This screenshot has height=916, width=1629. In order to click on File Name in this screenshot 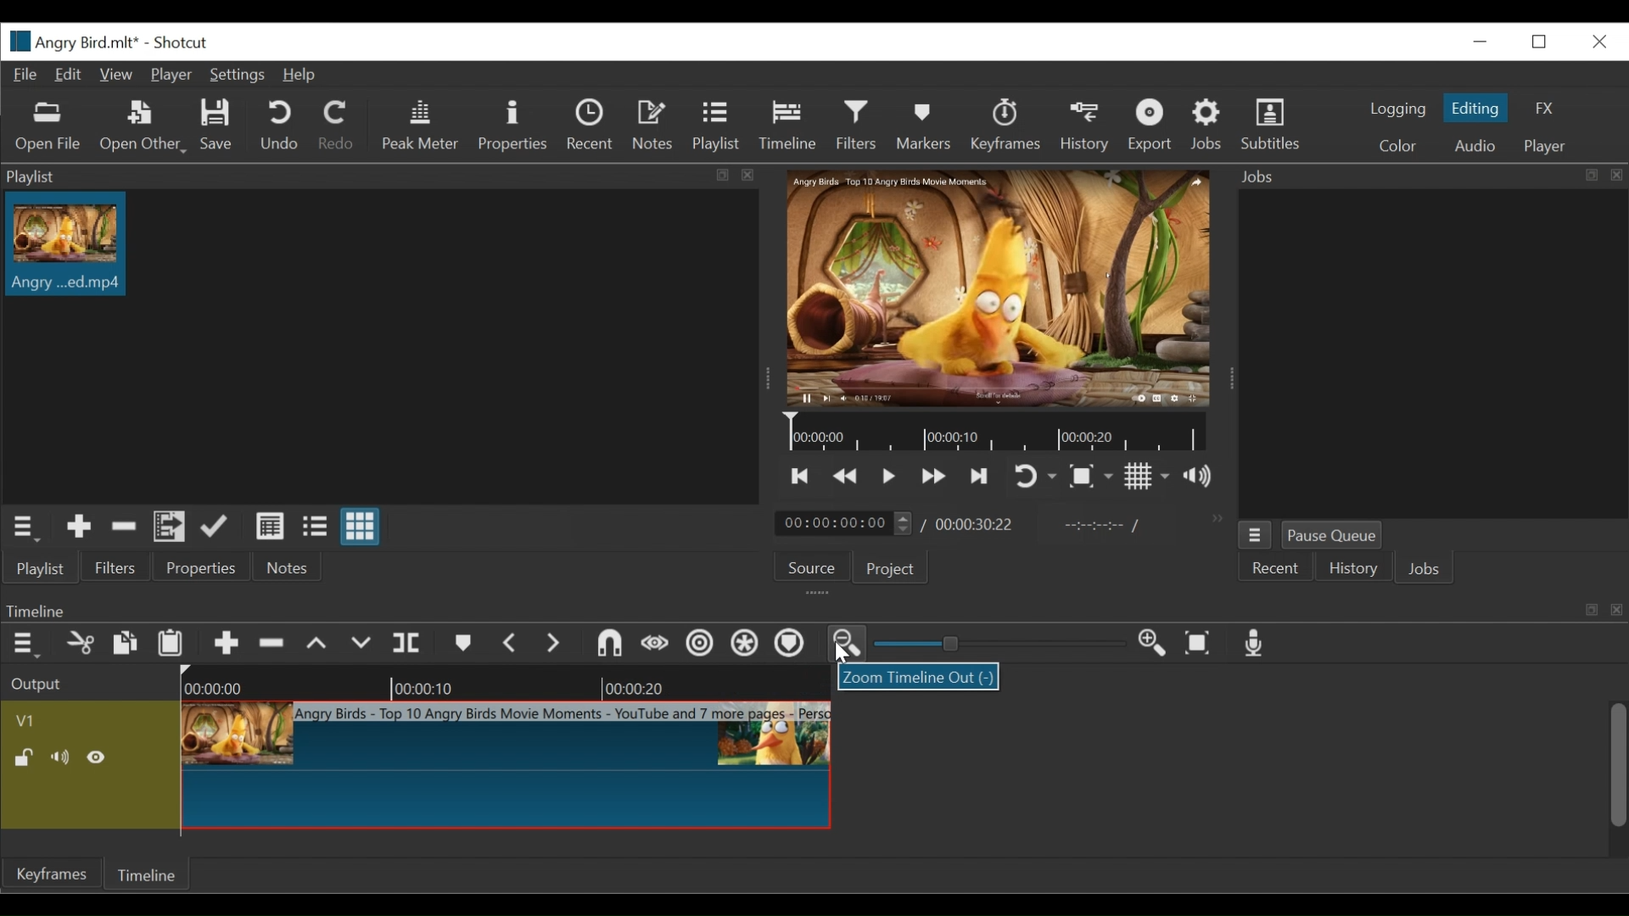, I will do `click(70, 42)`.